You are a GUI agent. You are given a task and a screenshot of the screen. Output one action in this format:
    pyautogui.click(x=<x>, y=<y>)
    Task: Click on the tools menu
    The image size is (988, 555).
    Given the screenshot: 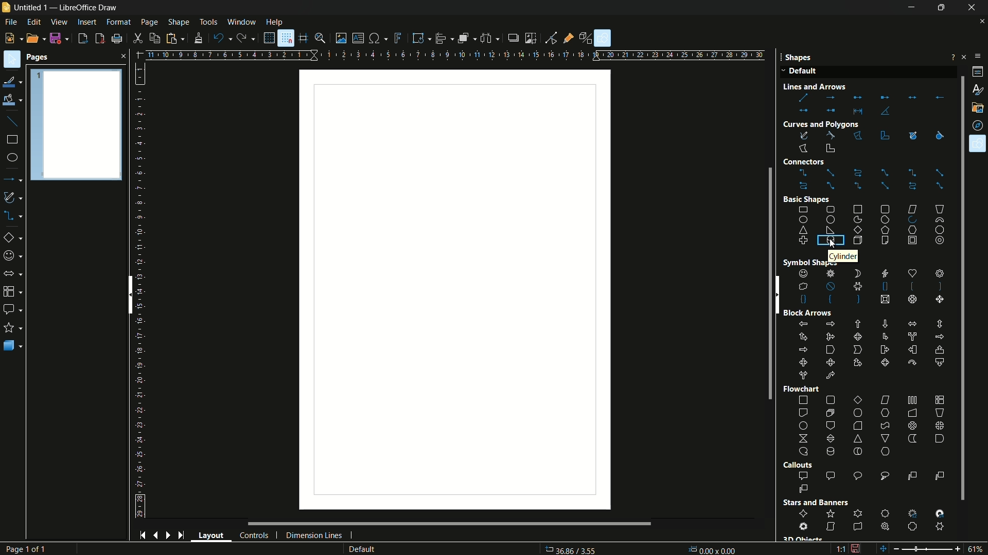 What is the action you would take?
    pyautogui.click(x=208, y=22)
    